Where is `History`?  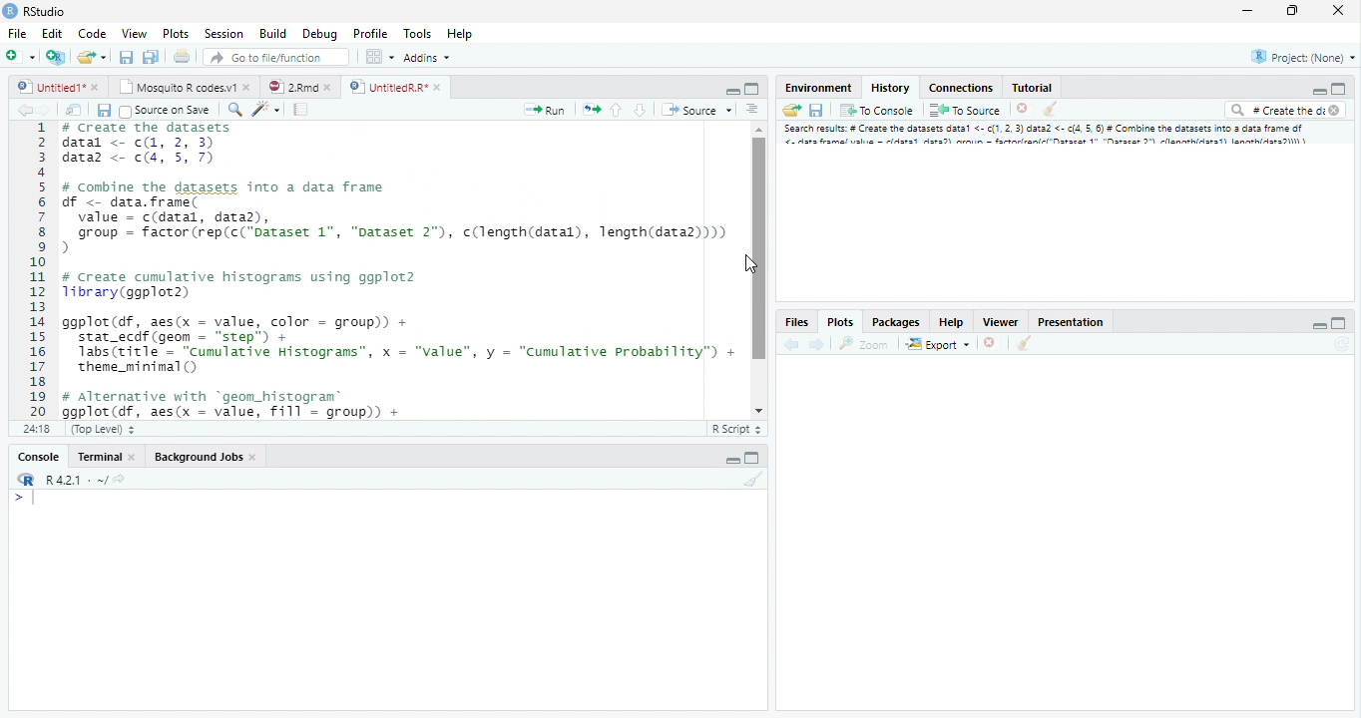 History is located at coordinates (890, 87).